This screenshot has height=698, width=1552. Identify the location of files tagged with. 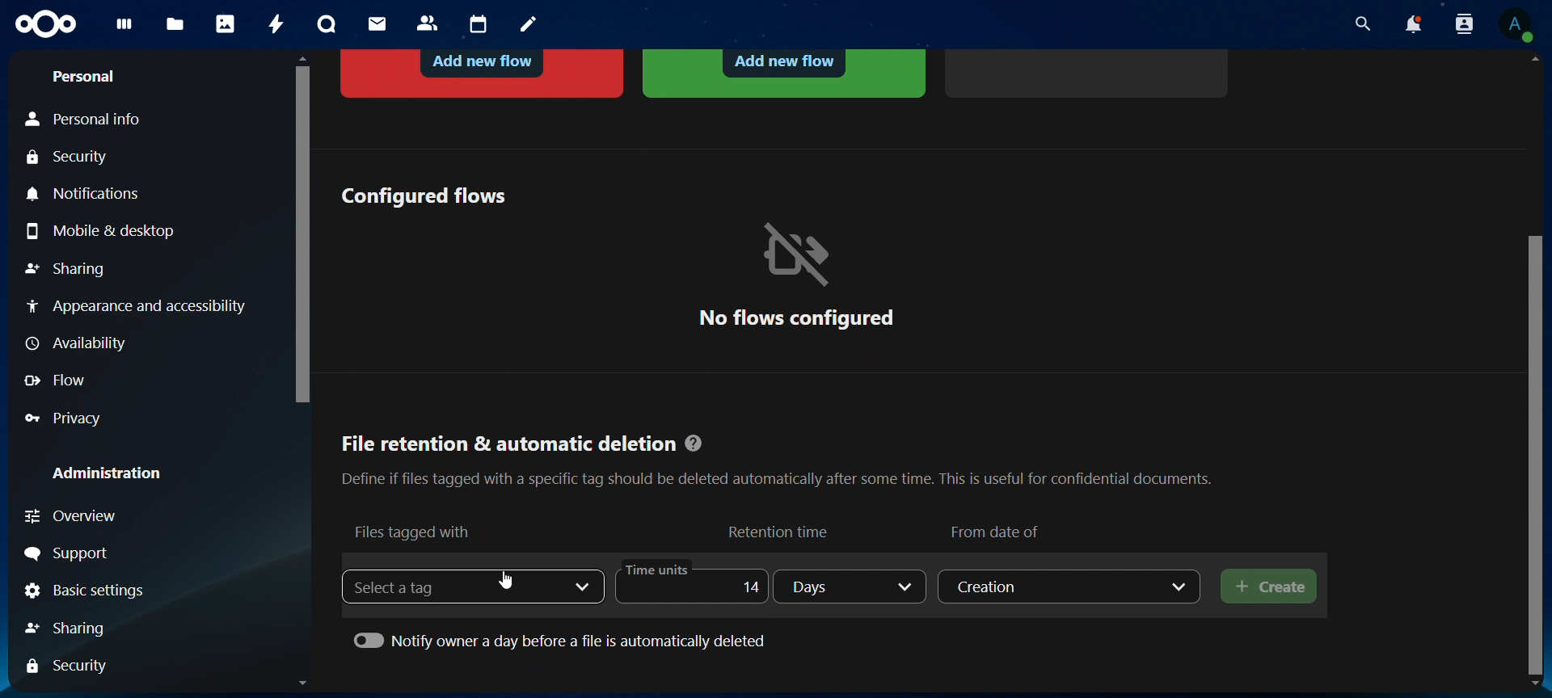
(414, 531).